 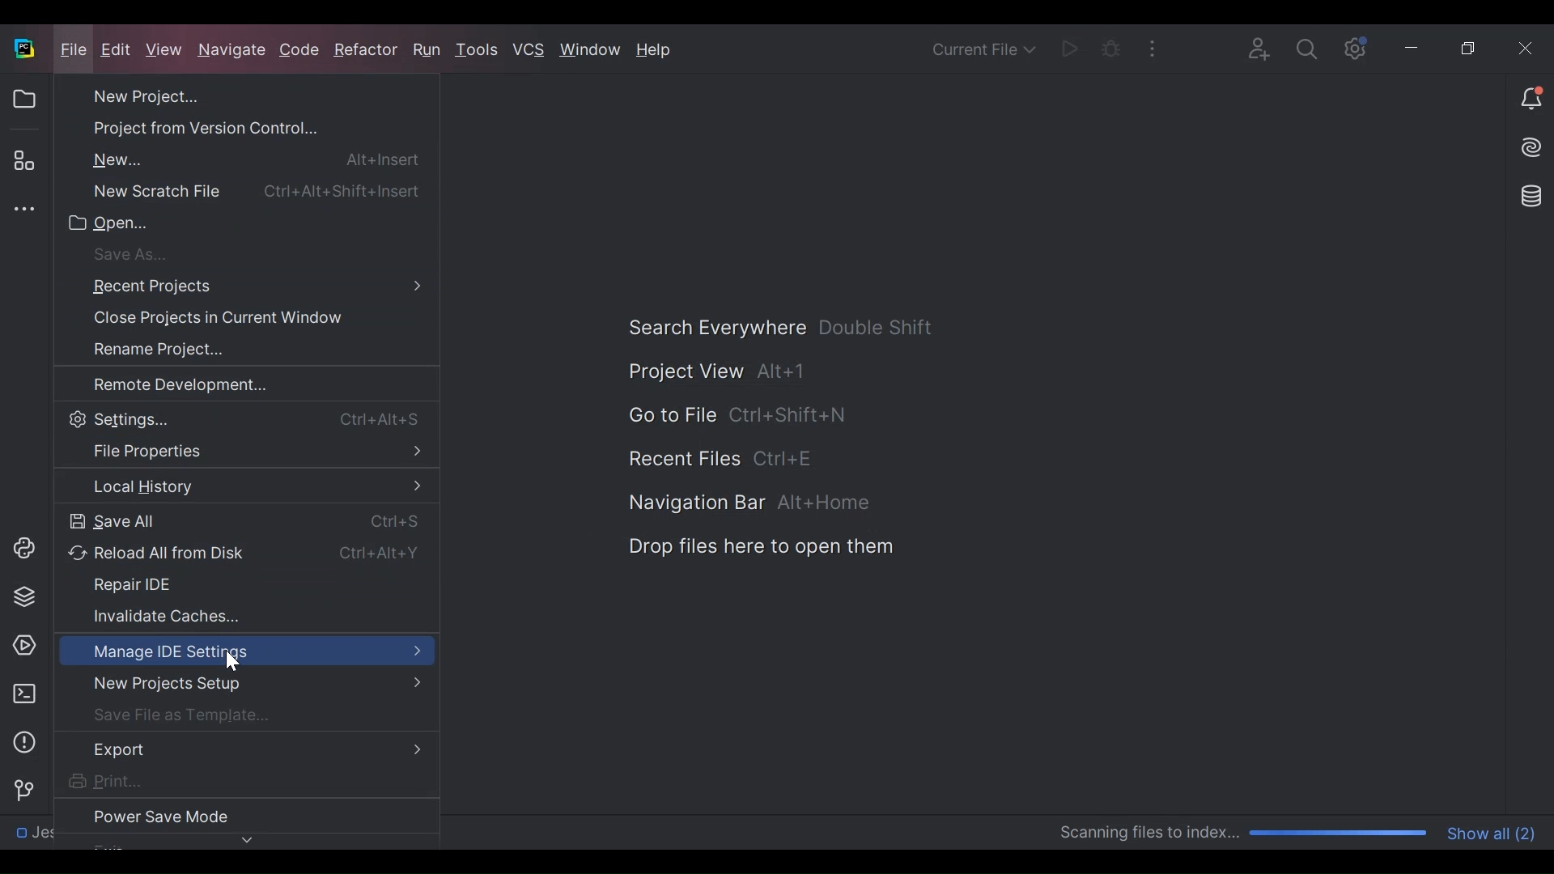 I want to click on Project View, so click(x=23, y=100).